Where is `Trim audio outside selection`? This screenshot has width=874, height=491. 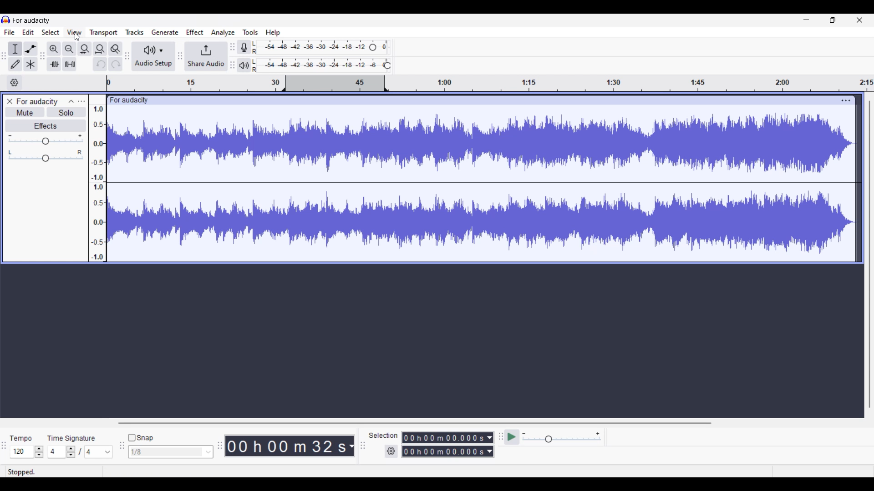
Trim audio outside selection is located at coordinates (54, 64).